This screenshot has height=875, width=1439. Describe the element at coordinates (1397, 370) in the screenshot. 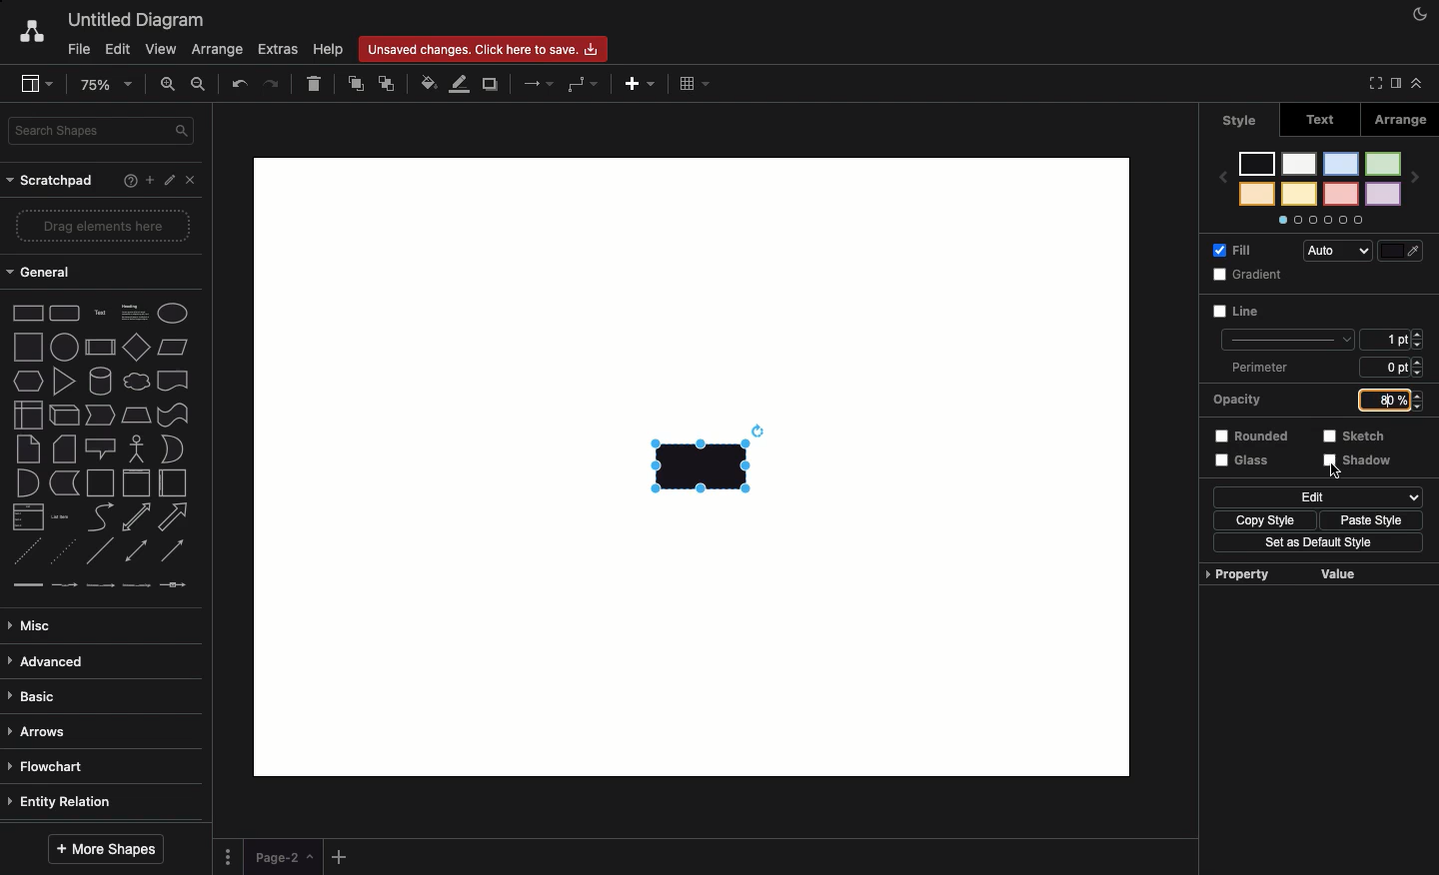

I see `6 ppt` at that location.